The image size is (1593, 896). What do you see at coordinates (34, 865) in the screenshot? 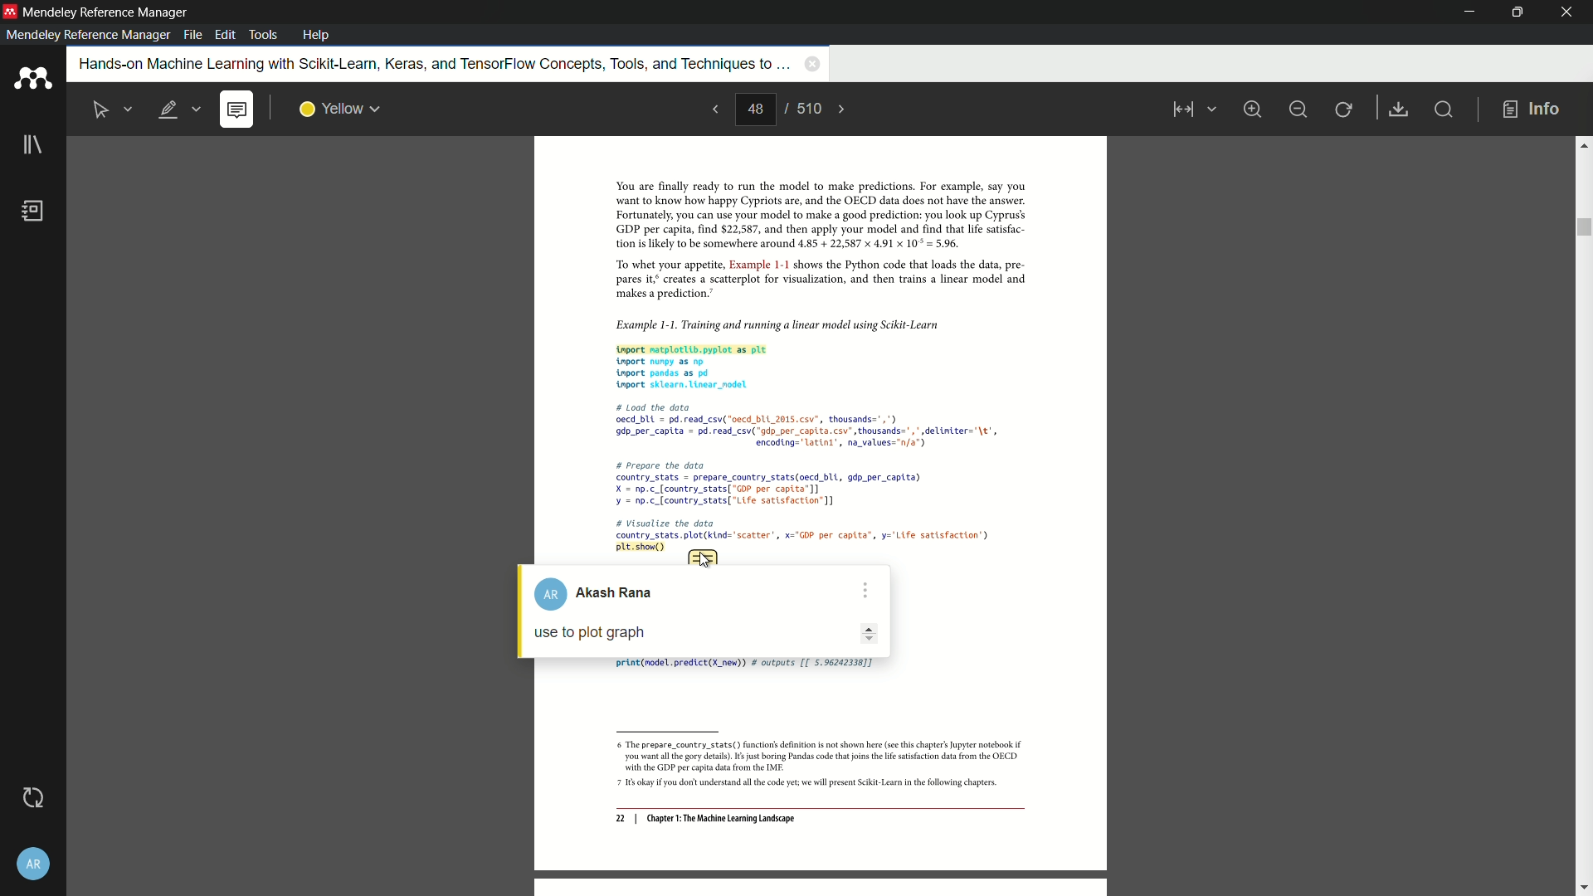
I see `account and settings` at bounding box center [34, 865].